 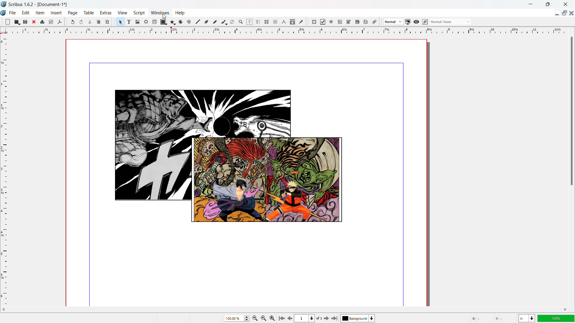 I want to click on render frame, so click(x=146, y=22).